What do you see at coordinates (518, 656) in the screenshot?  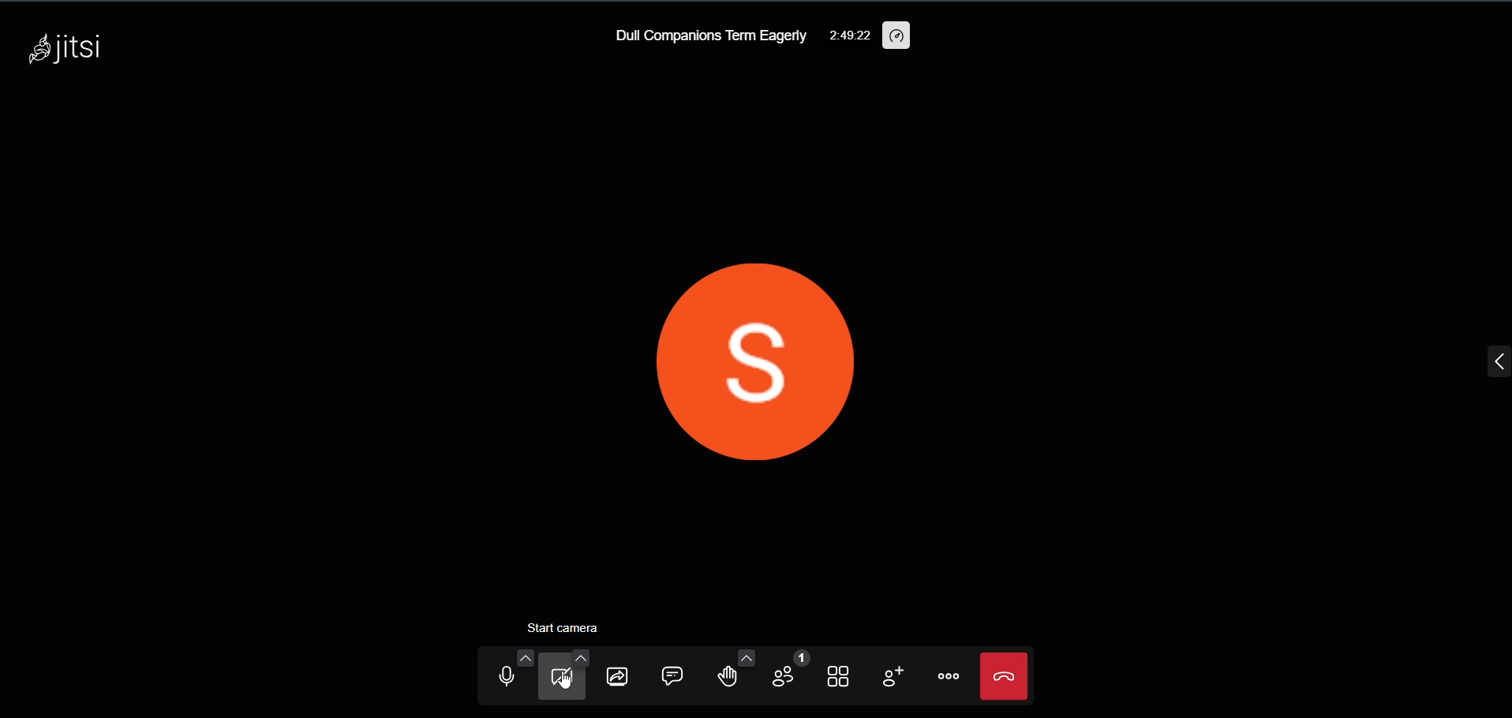 I see `audio setting` at bounding box center [518, 656].